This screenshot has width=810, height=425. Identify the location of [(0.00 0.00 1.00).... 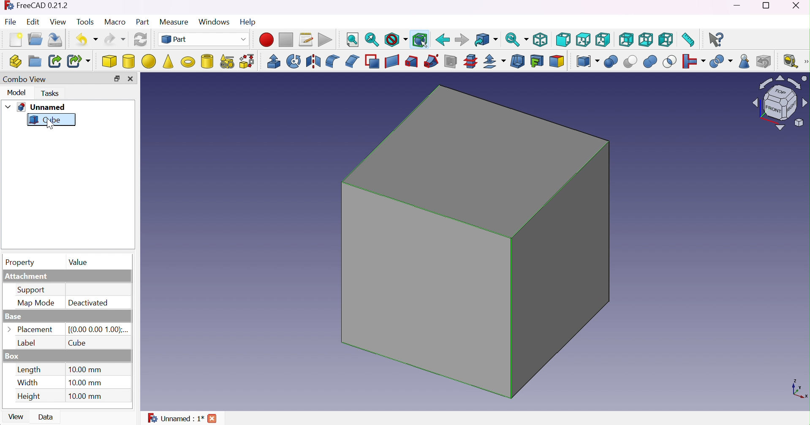
(98, 329).